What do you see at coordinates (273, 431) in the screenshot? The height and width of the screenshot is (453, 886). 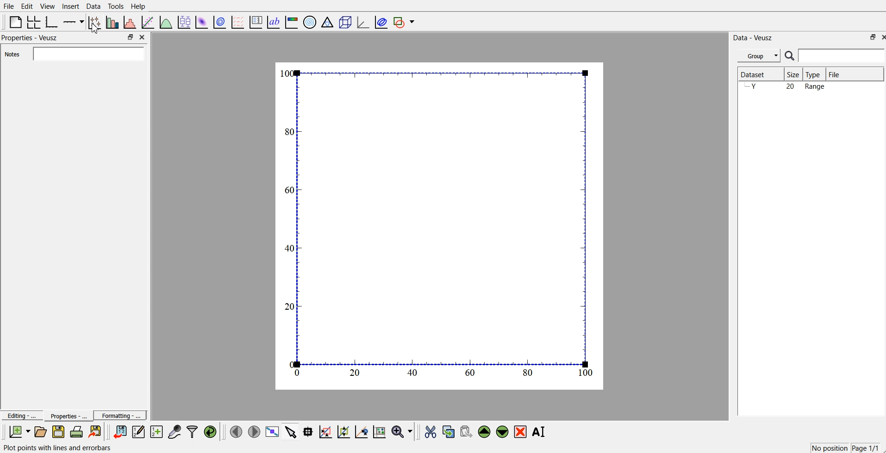 I see `View plot full screen` at bounding box center [273, 431].